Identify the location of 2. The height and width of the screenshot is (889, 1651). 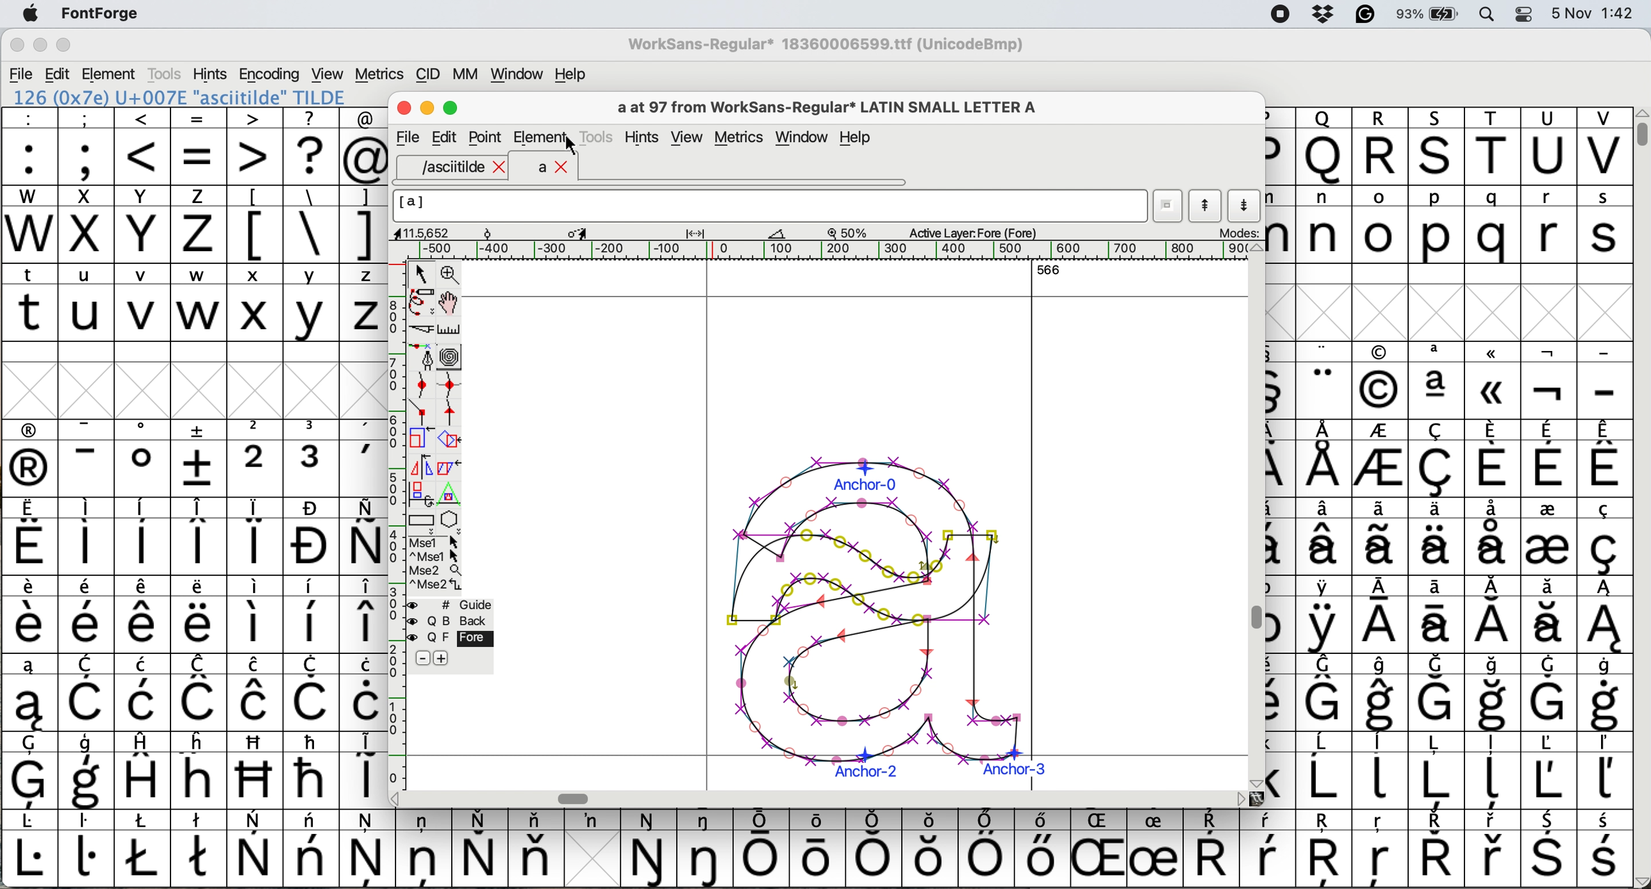
(256, 458).